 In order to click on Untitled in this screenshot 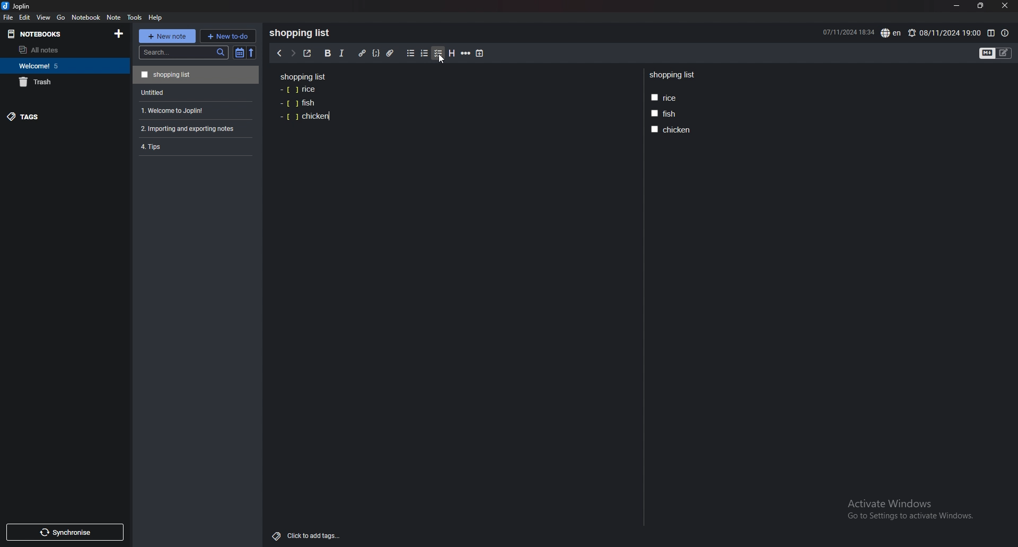, I will do `click(194, 92)`.